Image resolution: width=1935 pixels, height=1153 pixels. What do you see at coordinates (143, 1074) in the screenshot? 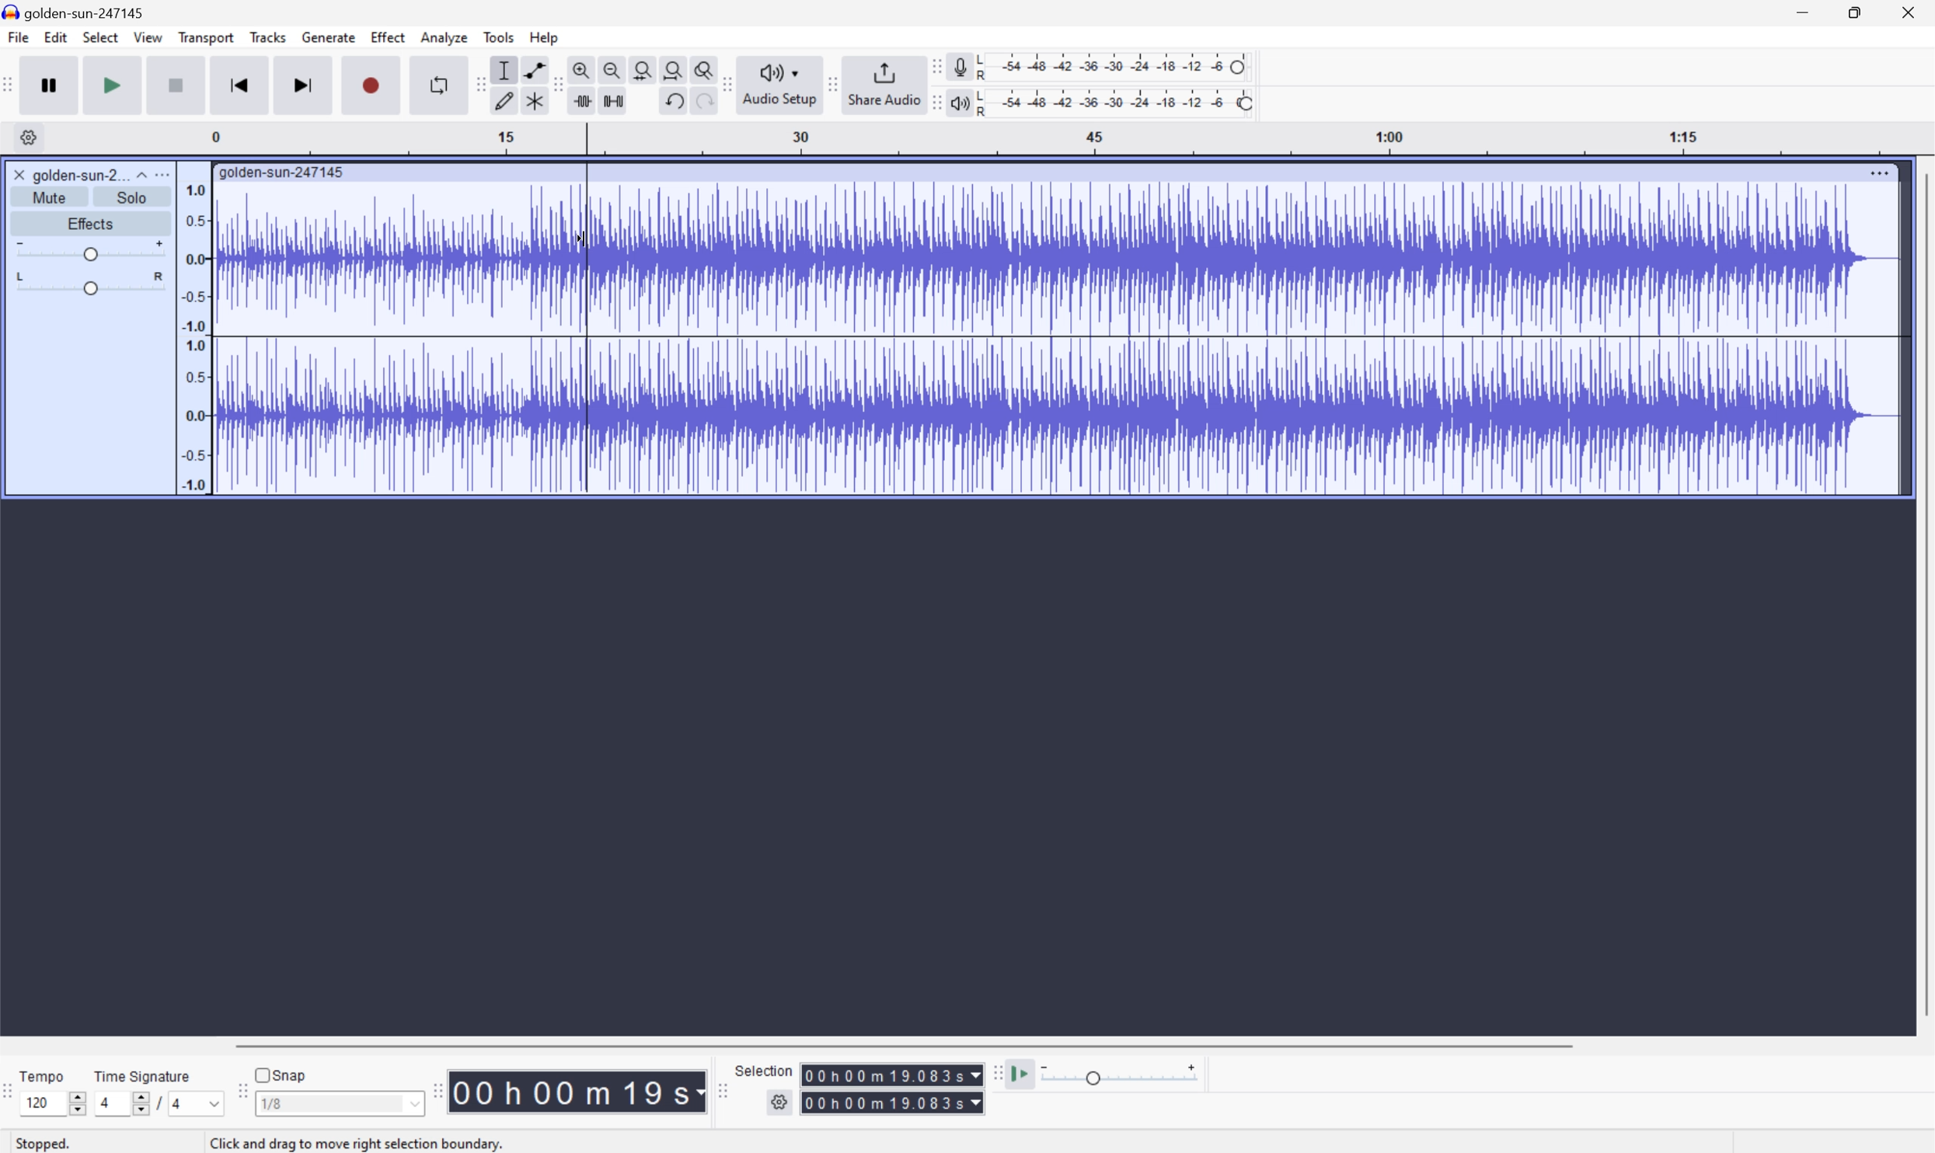
I see `Time signature` at bounding box center [143, 1074].